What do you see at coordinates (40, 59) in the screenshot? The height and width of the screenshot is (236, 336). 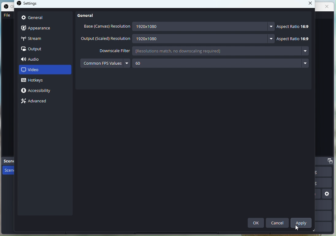 I see `Audio` at bounding box center [40, 59].